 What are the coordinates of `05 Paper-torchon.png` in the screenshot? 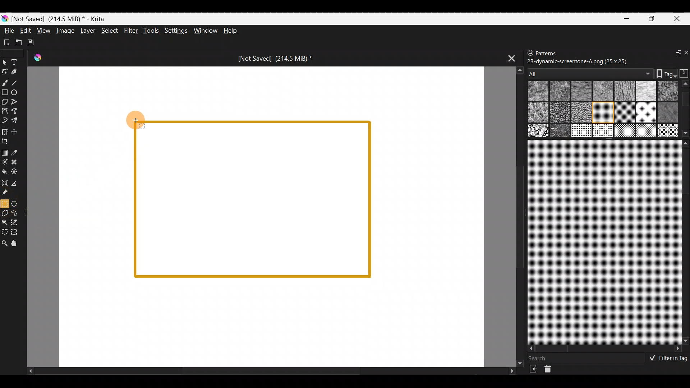 It's located at (647, 92).